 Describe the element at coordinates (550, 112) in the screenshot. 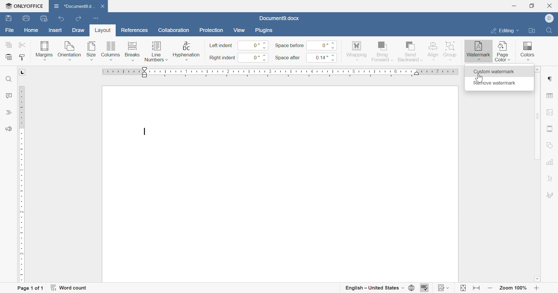

I see `image settings` at that location.